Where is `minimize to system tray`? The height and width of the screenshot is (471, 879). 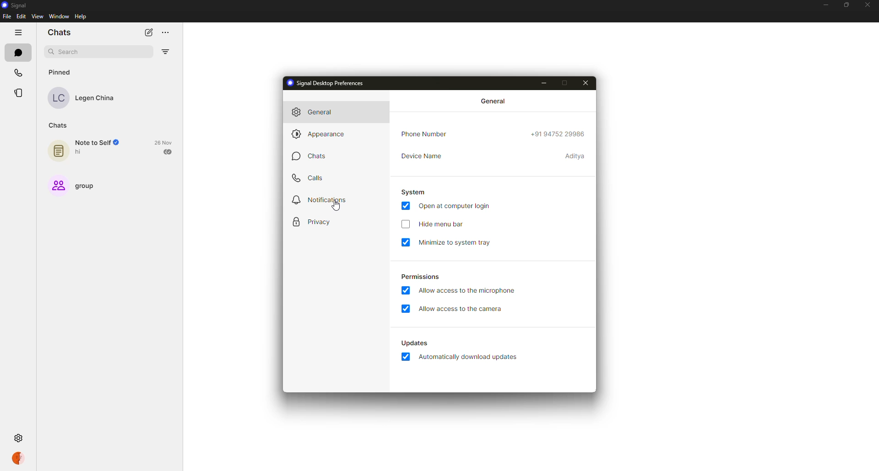
minimize to system tray is located at coordinates (459, 242).